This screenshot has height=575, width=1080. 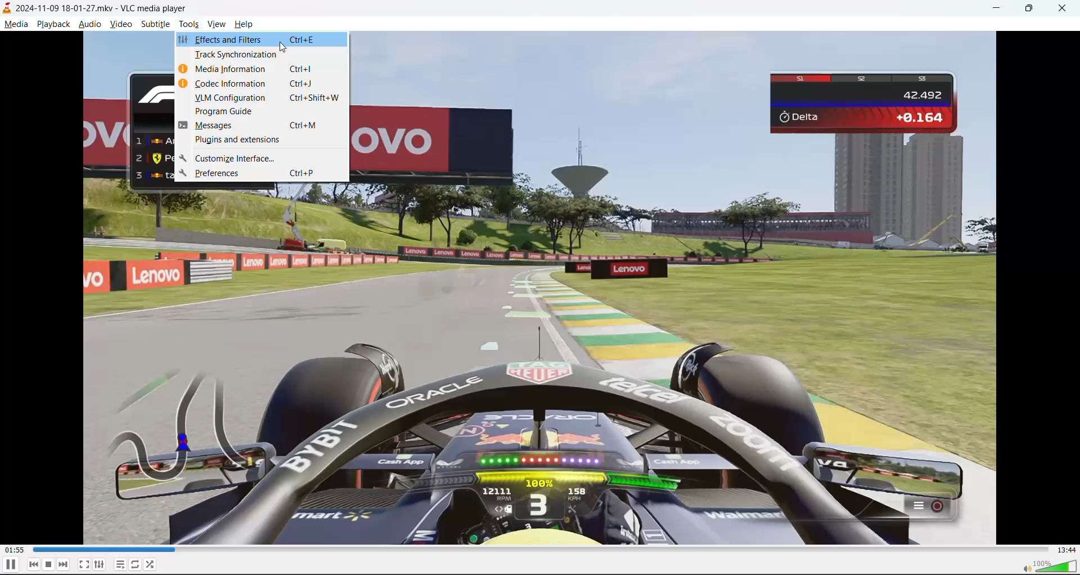 I want to click on messages, so click(x=262, y=125).